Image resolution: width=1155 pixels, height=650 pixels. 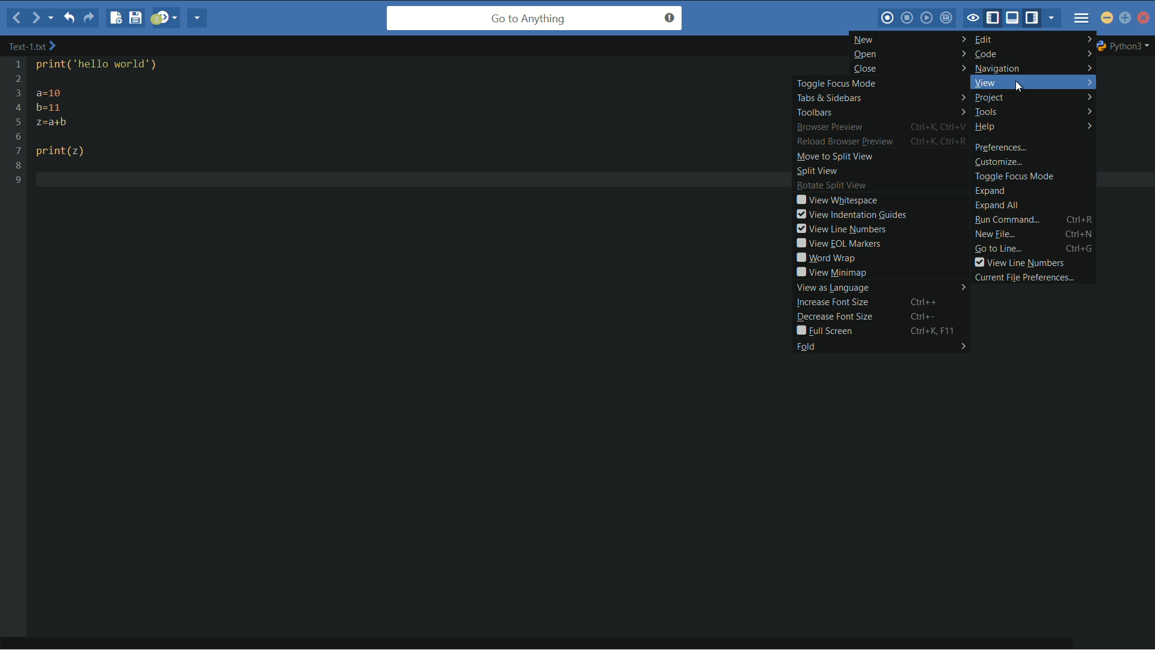 What do you see at coordinates (838, 84) in the screenshot?
I see `toggle focus mode` at bounding box center [838, 84].